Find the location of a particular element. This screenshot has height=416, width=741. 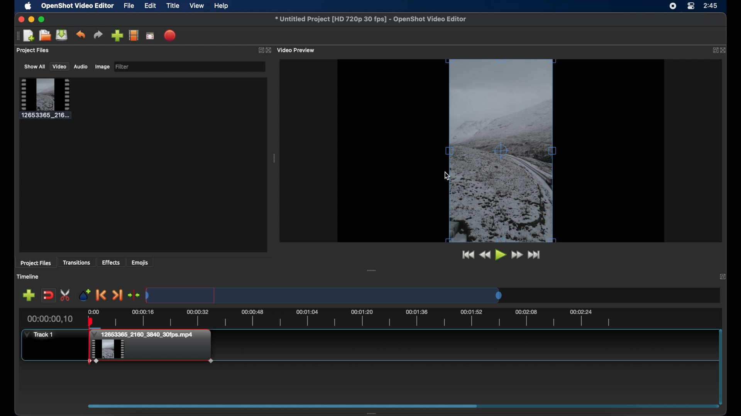

apple icon is located at coordinates (28, 6).